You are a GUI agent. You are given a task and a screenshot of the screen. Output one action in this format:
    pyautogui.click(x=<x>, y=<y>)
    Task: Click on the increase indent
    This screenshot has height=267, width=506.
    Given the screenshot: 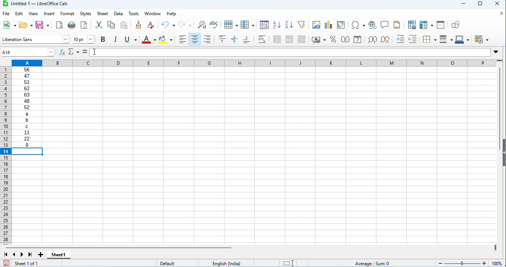 What is the action you would take?
    pyautogui.click(x=400, y=39)
    